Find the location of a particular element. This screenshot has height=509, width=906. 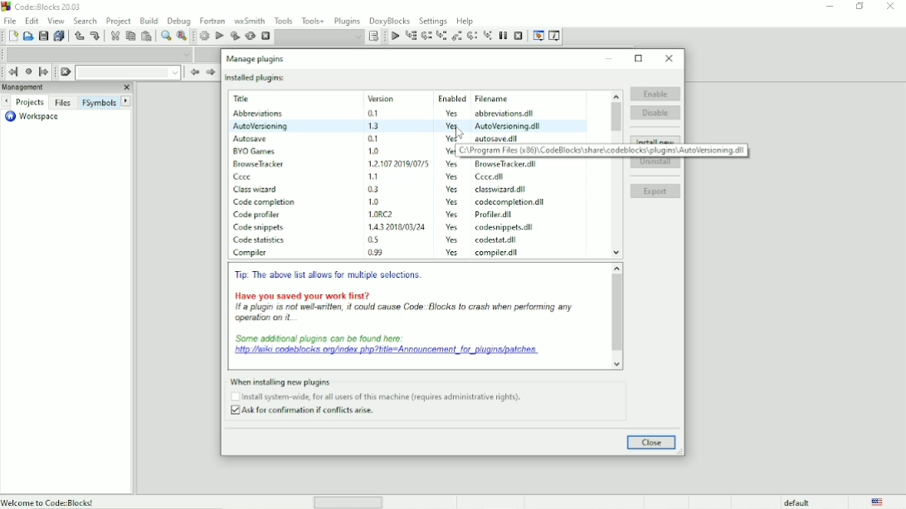

Build is located at coordinates (204, 36).